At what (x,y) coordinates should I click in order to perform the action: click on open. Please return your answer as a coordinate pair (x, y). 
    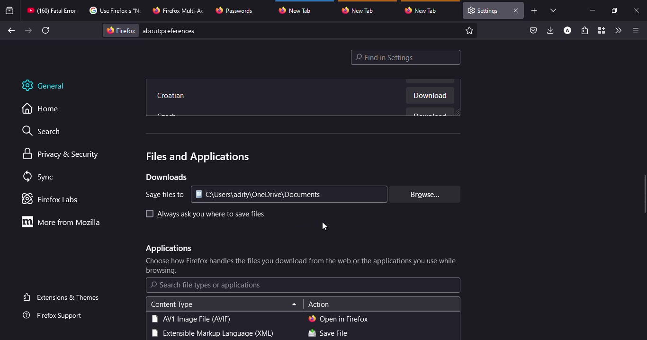
    Looking at the image, I should click on (339, 319).